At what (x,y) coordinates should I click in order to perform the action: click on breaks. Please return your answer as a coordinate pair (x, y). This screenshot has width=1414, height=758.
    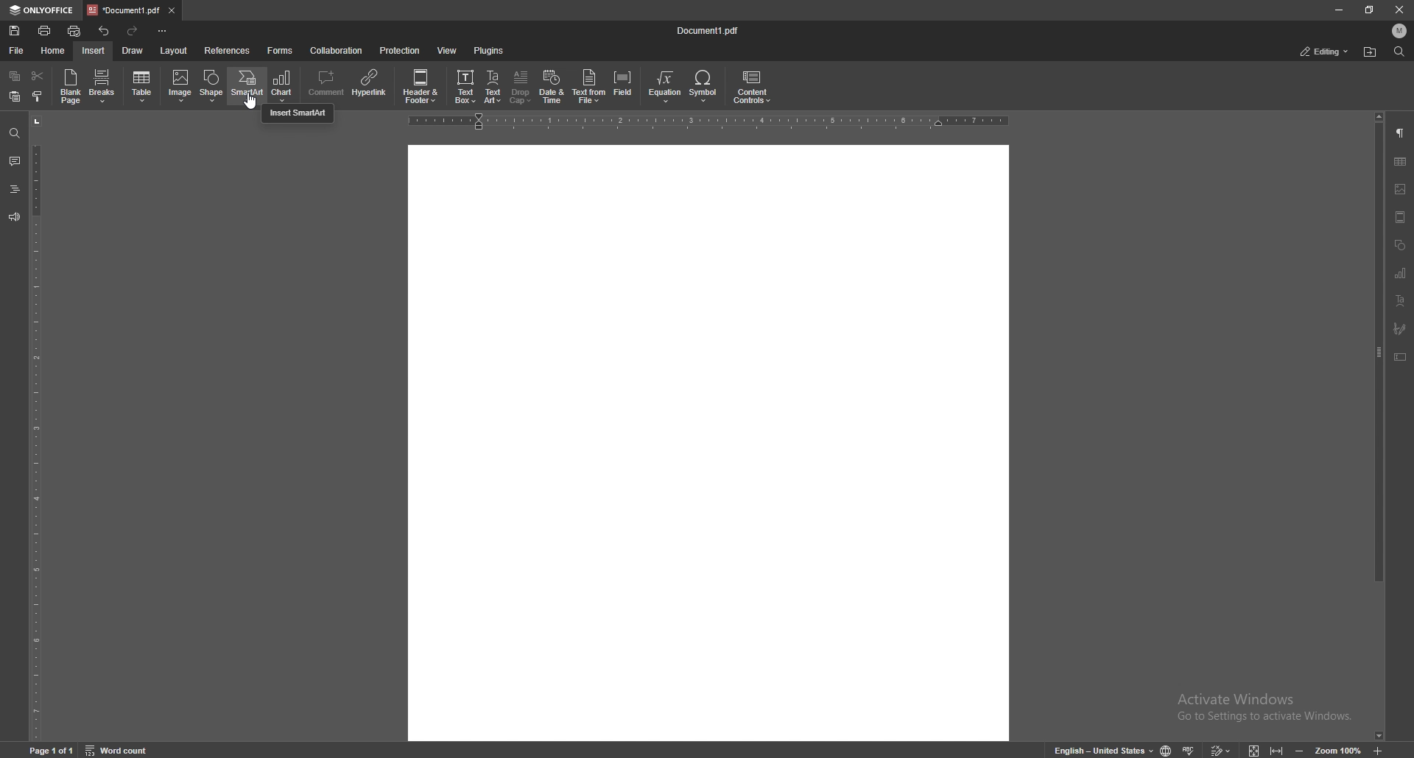
    Looking at the image, I should click on (103, 86).